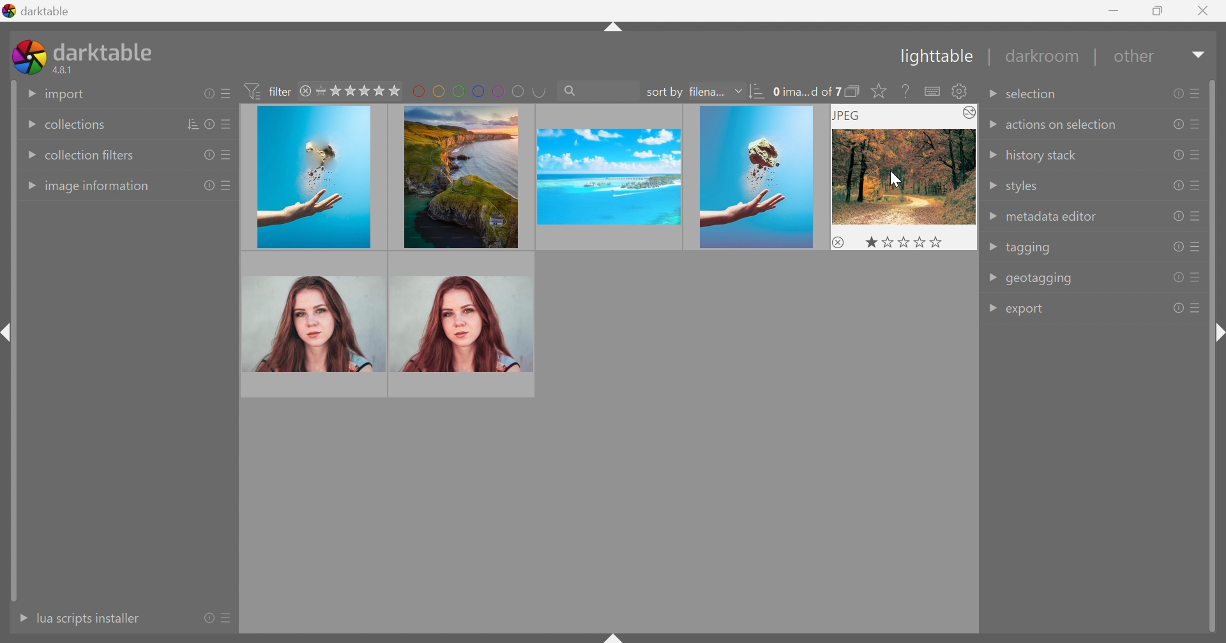 The image size is (1226, 643). What do you see at coordinates (1175, 124) in the screenshot?
I see `reset` at bounding box center [1175, 124].